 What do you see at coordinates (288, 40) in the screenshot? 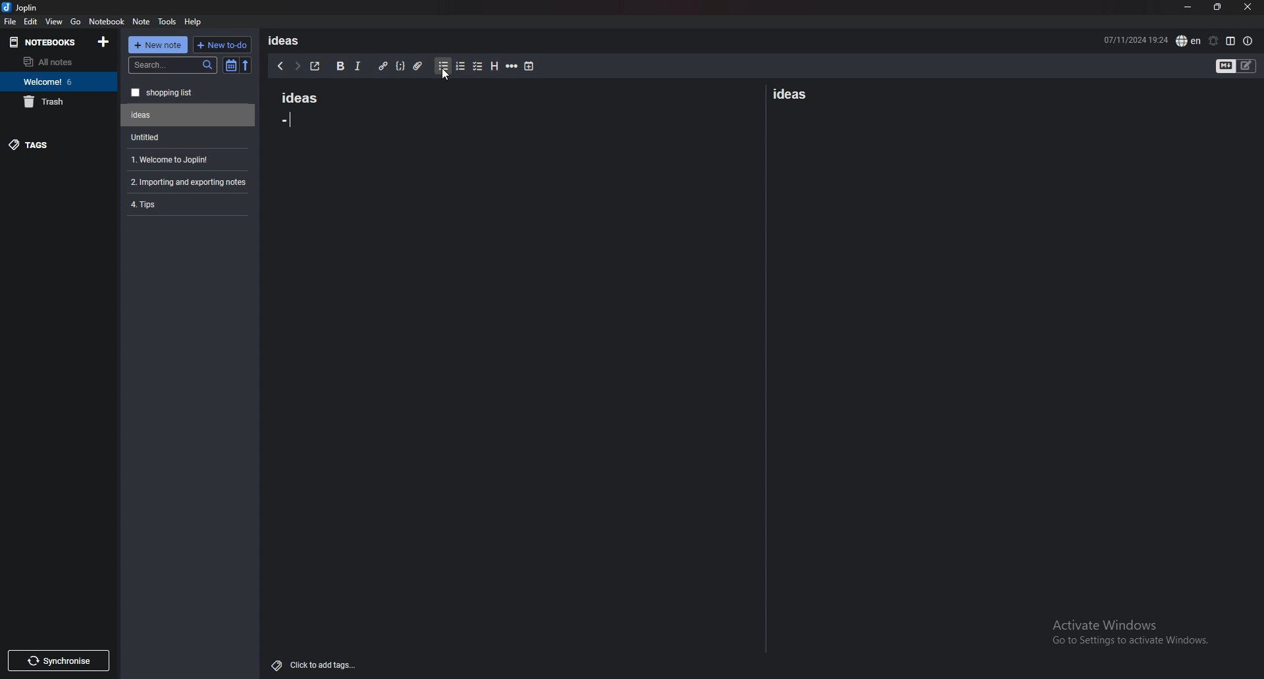
I see `ideas` at bounding box center [288, 40].